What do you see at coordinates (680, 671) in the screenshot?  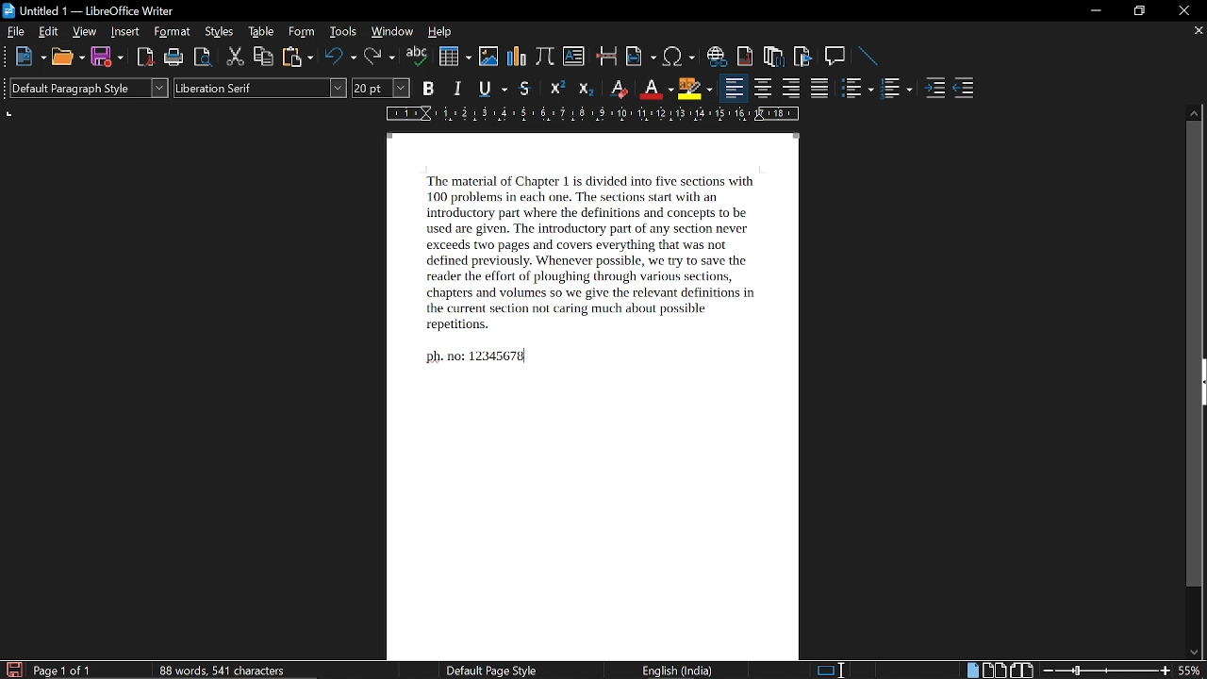 I see `English (India)` at bounding box center [680, 671].